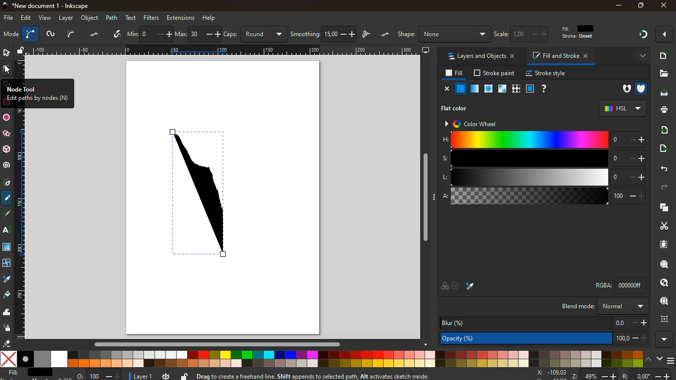  Describe the element at coordinates (219, 343) in the screenshot. I see `horizontal slider` at that location.